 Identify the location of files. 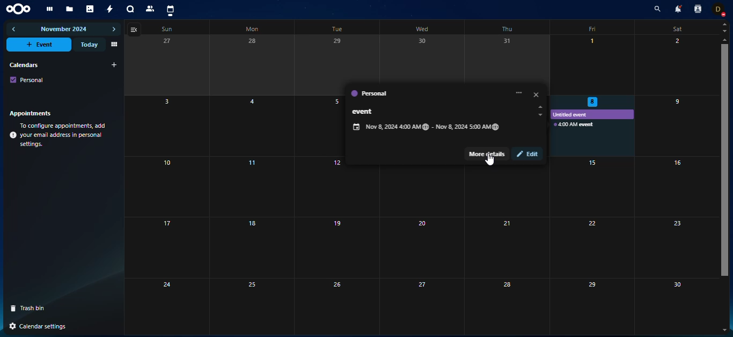
(70, 10).